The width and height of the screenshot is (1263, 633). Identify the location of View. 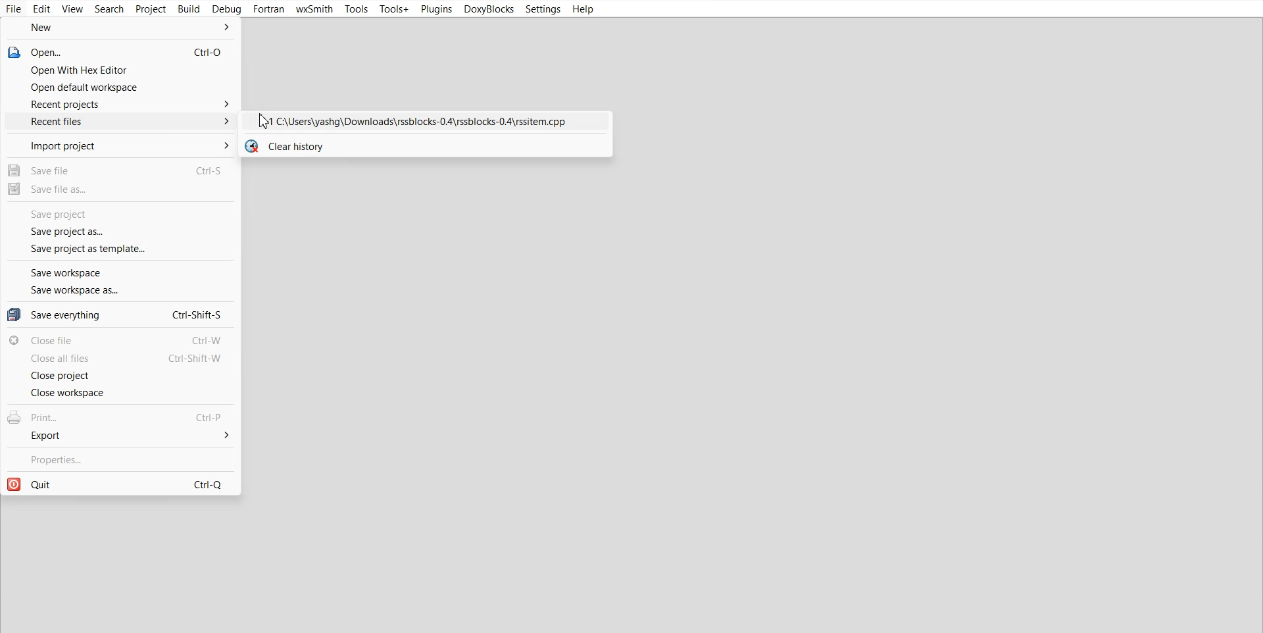
(73, 9).